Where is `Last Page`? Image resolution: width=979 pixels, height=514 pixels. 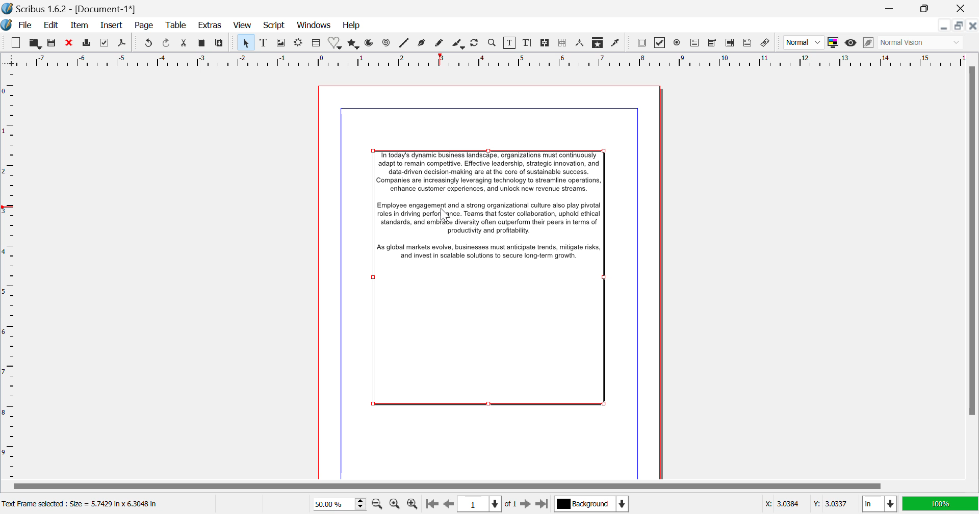
Last Page is located at coordinates (543, 504).